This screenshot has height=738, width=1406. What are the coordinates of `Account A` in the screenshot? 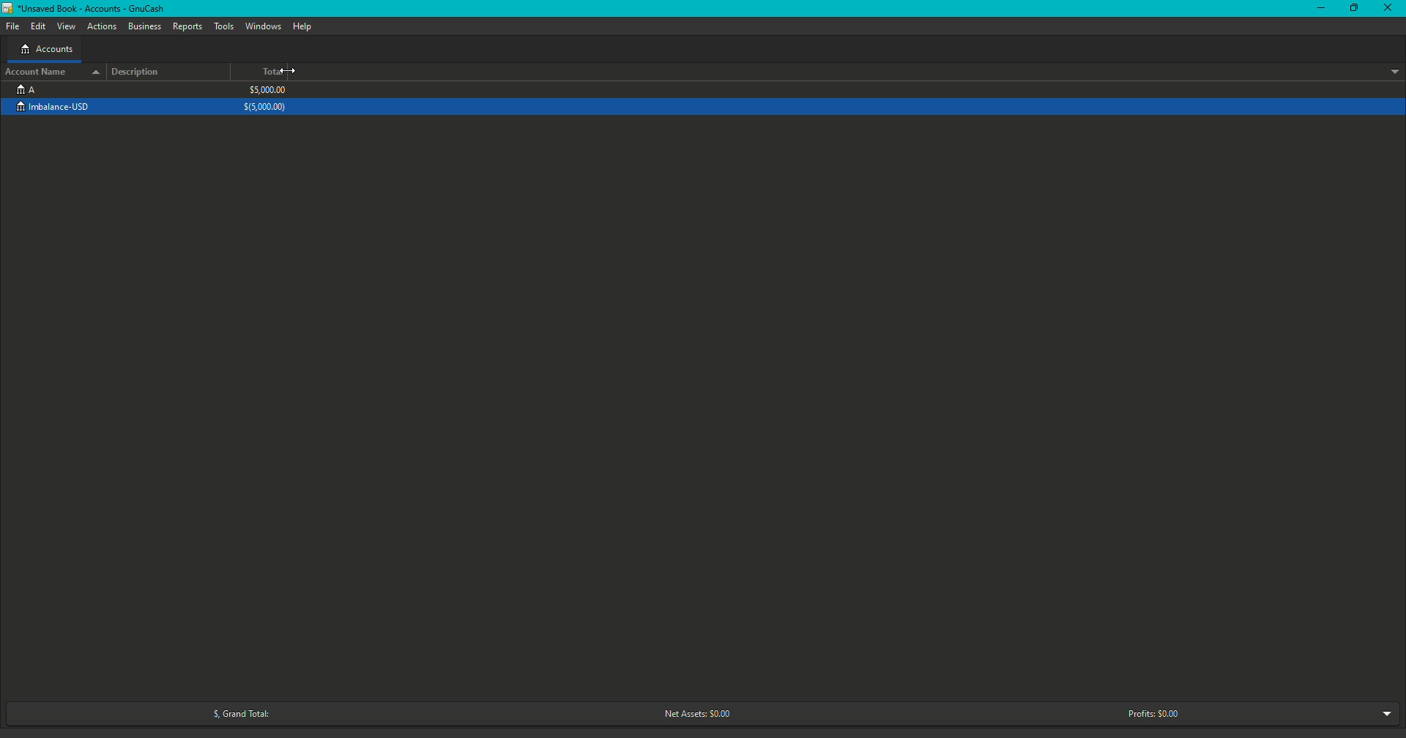 It's located at (26, 89).